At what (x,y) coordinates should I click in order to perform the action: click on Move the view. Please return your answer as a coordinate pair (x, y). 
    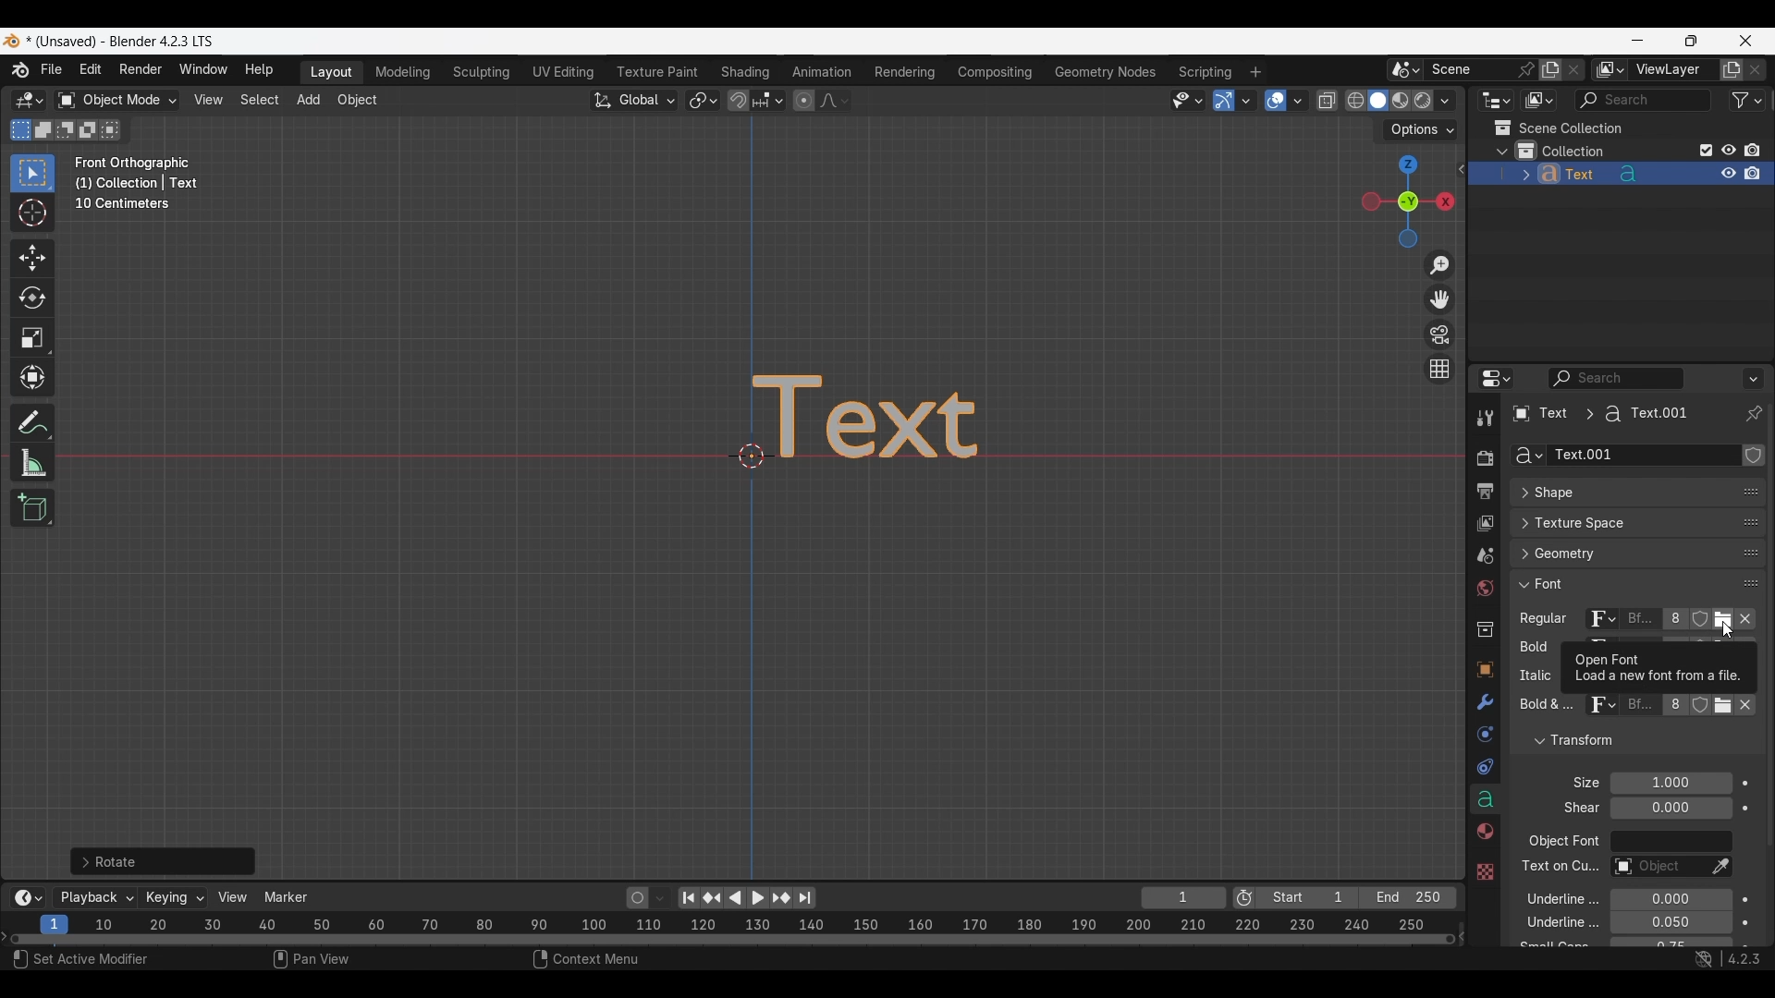
    Looking at the image, I should click on (1441, 299).